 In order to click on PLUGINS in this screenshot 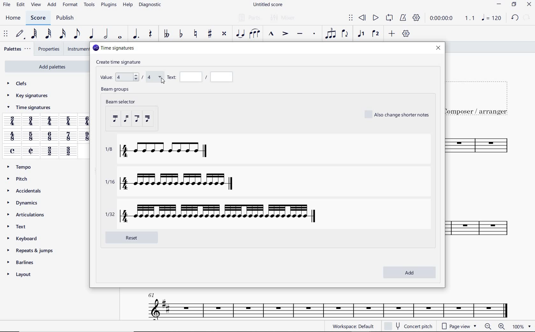, I will do `click(108, 5)`.